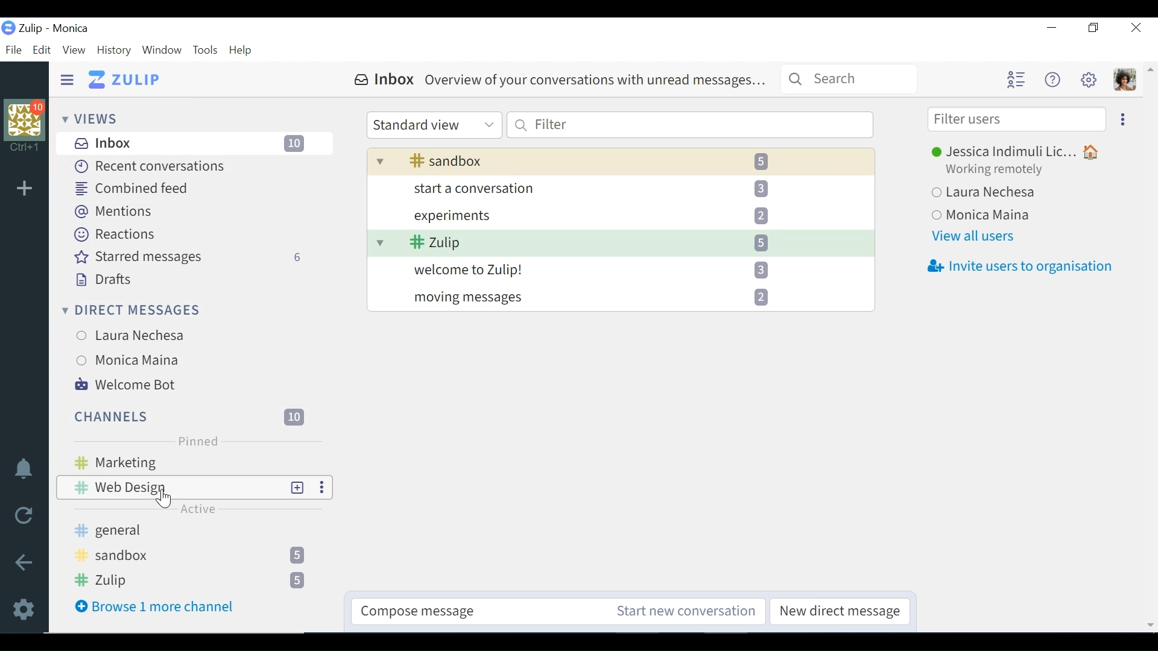 Image resolution: width=1158 pixels, height=651 pixels. What do you see at coordinates (611, 269) in the screenshot?
I see `welcome to Zulip! thread` at bounding box center [611, 269].